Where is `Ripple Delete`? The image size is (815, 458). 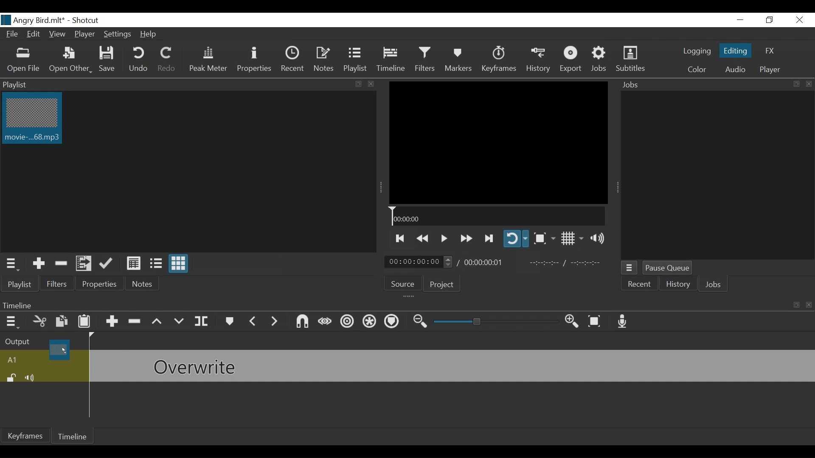
Ripple Delete is located at coordinates (135, 321).